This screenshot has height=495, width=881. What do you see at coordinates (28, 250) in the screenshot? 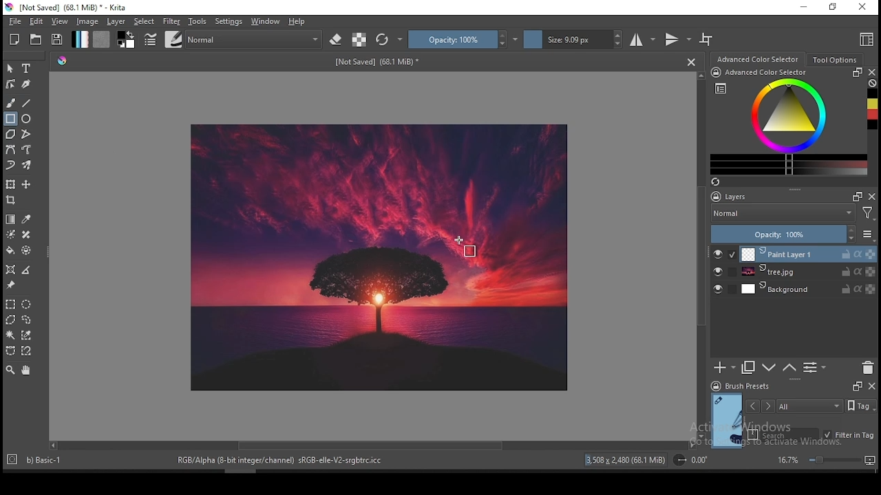
I see `enclose and fill tool` at bounding box center [28, 250].